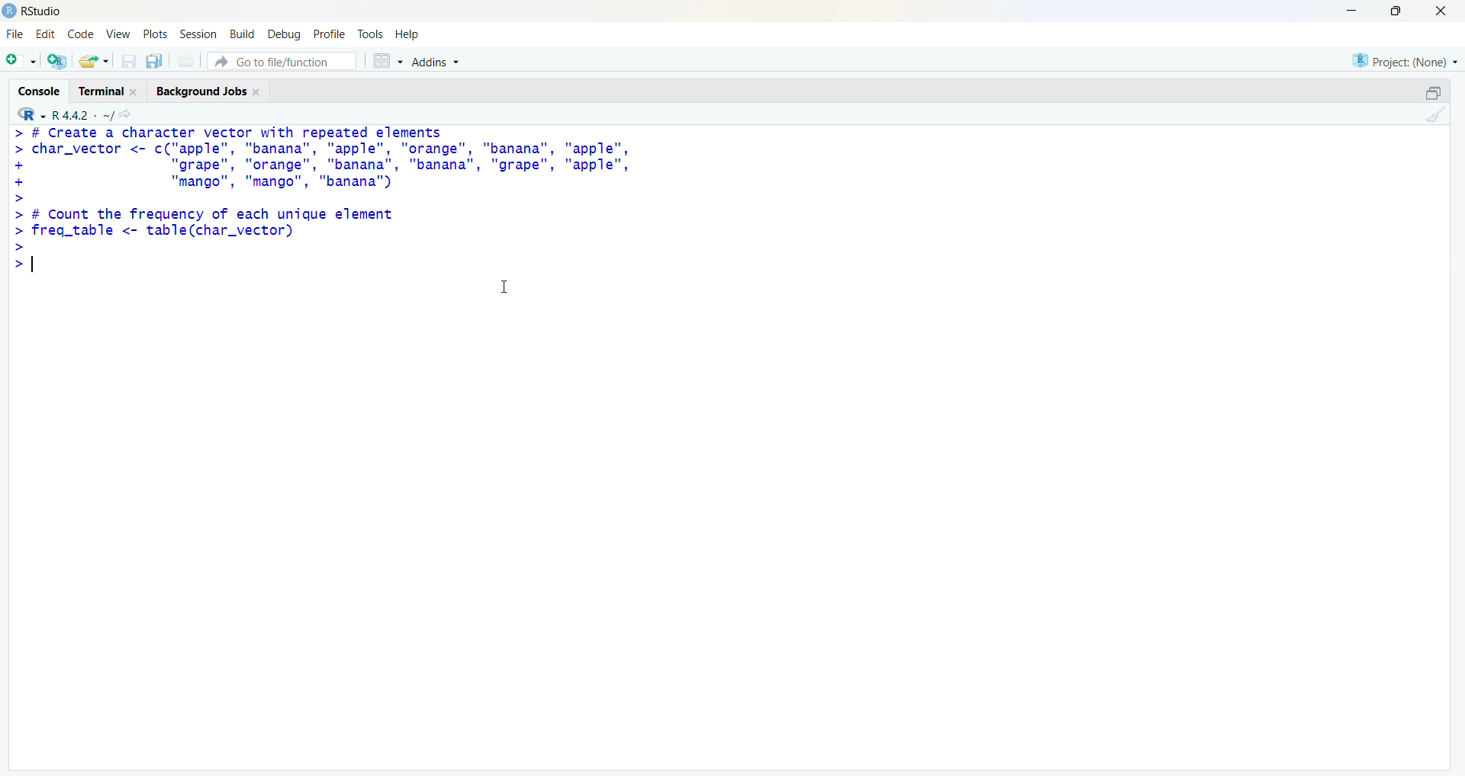 This screenshot has height=776, width=1465. I want to click on Workspace panes, so click(388, 62).